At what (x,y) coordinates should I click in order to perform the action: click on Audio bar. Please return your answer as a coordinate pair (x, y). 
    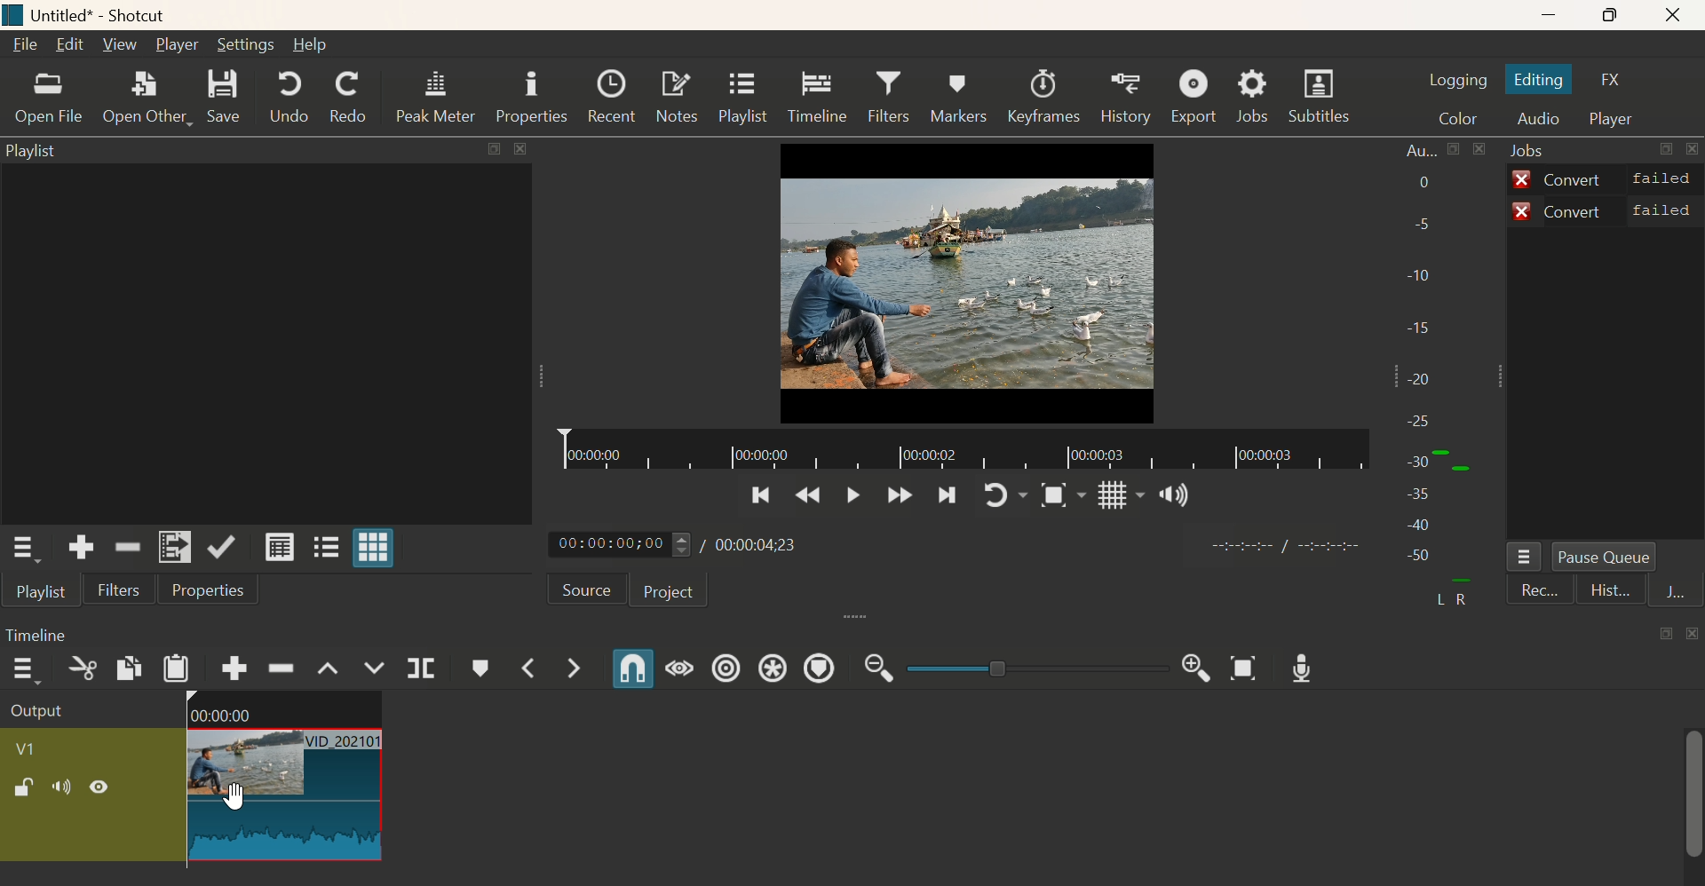
    Looking at the image, I should click on (1433, 377).